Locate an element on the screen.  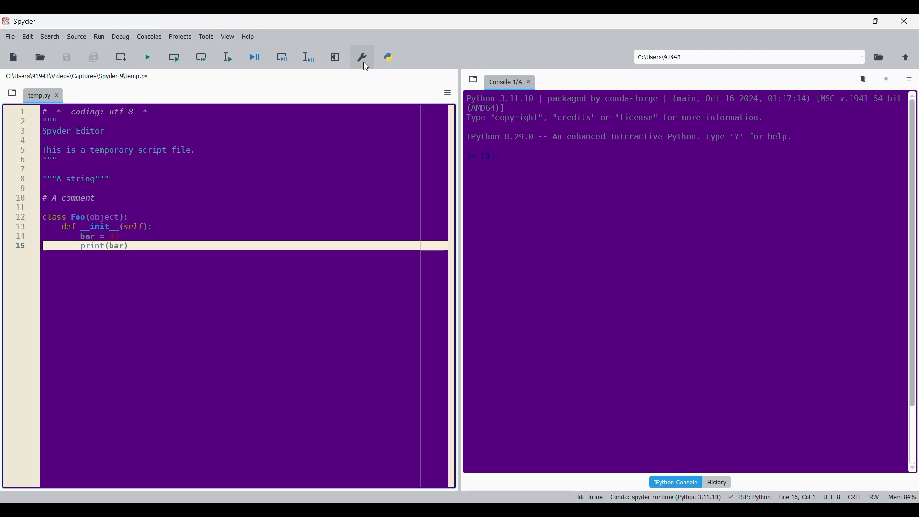
Debug selection/current line is located at coordinates (308, 57).